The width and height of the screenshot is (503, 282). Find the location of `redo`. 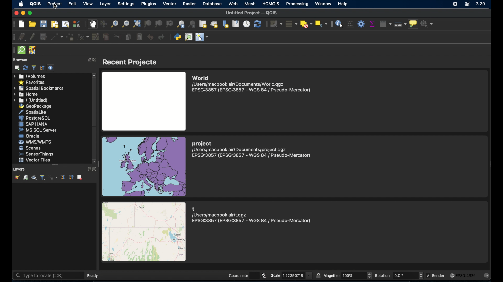

redo is located at coordinates (161, 37).